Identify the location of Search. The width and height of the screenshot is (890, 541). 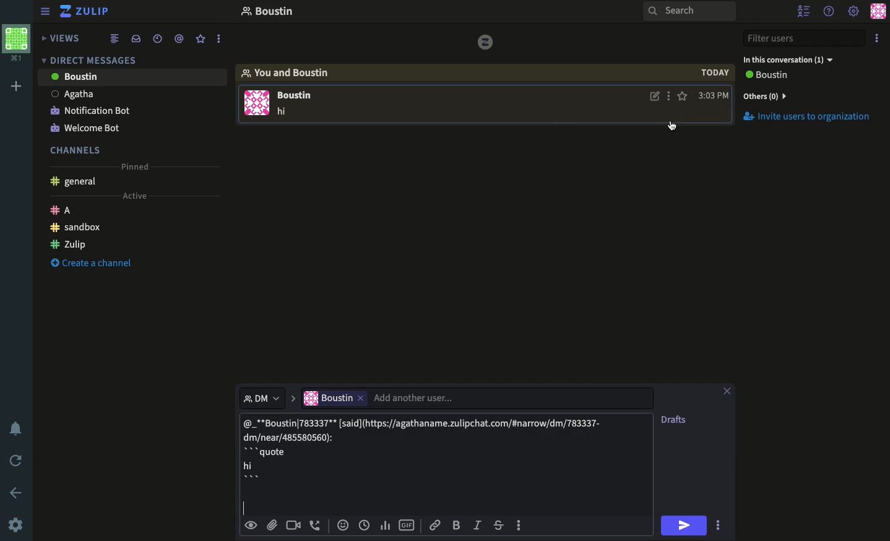
(689, 12).